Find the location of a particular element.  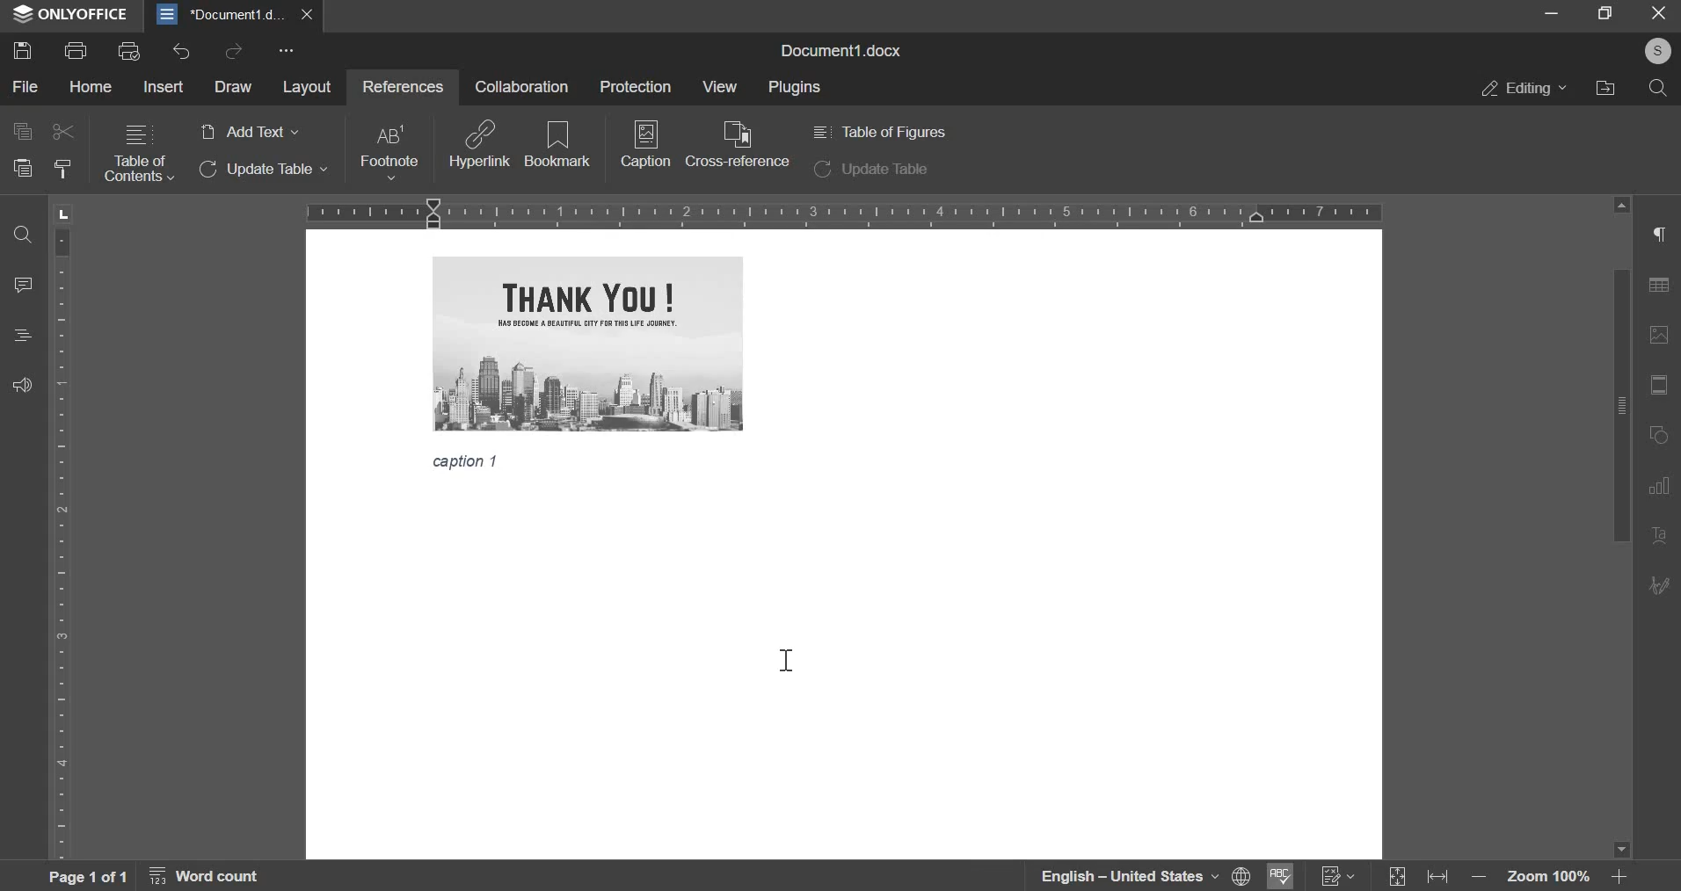

table of contents is located at coordinates (139, 154).